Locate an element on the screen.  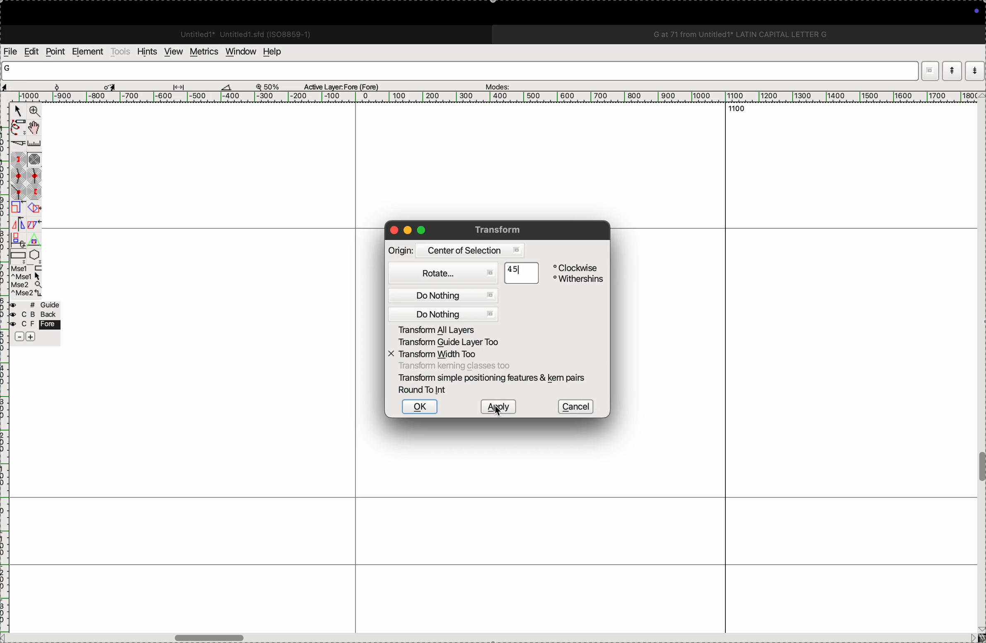
previous constraint point is located at coordinates (34, 192).